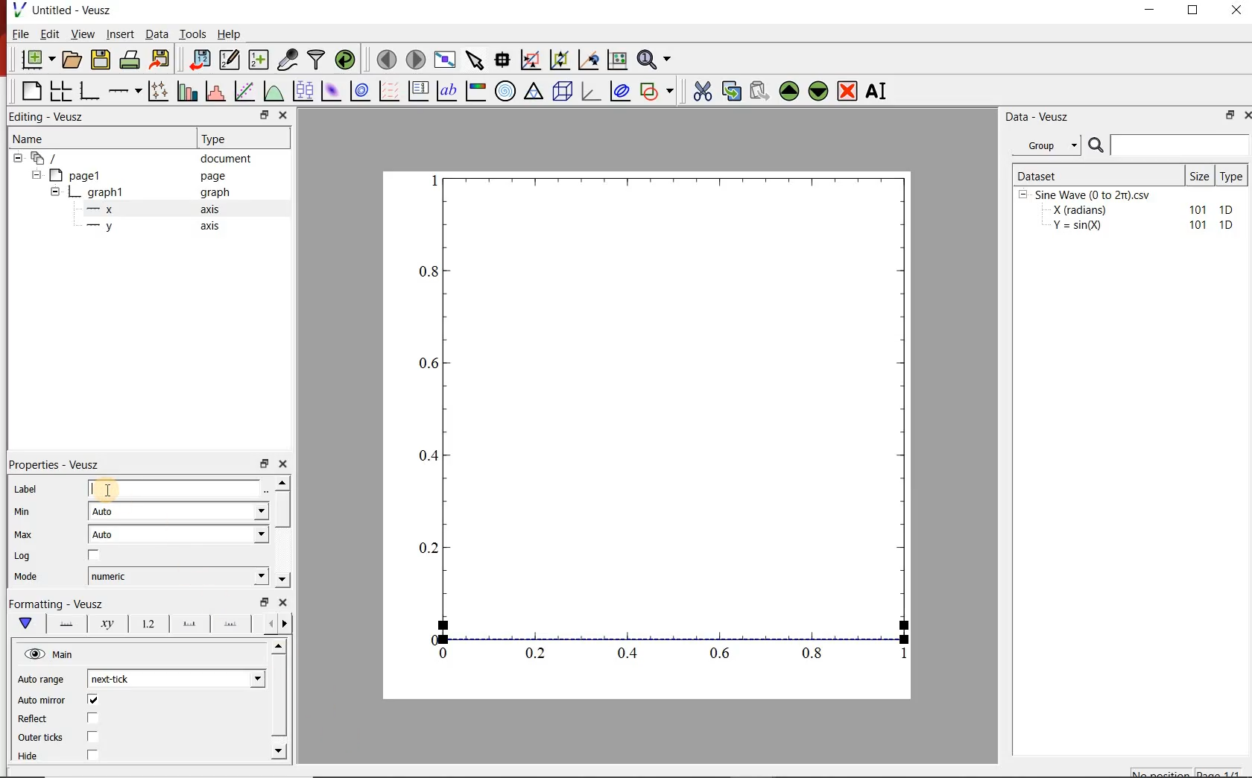 Image resolution: width=1252 pixels, height=778 pixels. What do you see at coordinates (19, 9) in the screenshot?
I see `Logo` at bounding box center [19, 9].